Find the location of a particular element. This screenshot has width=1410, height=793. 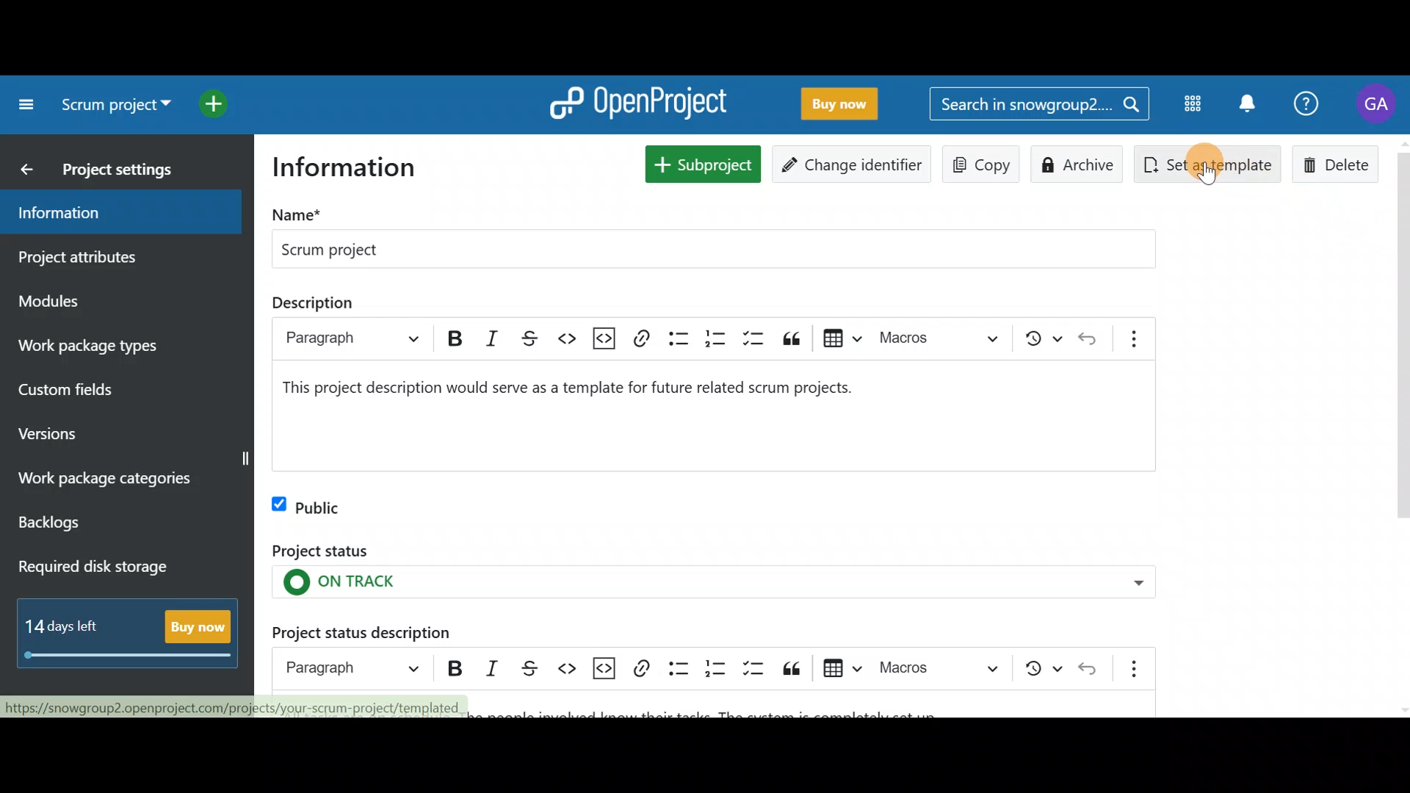

Project settings is located at coordinates (111, 167).